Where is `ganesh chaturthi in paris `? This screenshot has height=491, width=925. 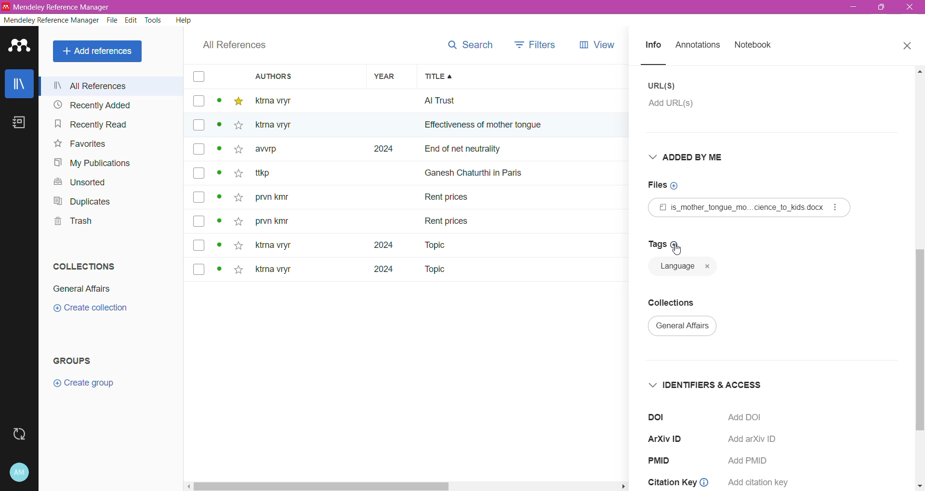
ganesh chaturthi in paris  is located at coordinates (485, 169).